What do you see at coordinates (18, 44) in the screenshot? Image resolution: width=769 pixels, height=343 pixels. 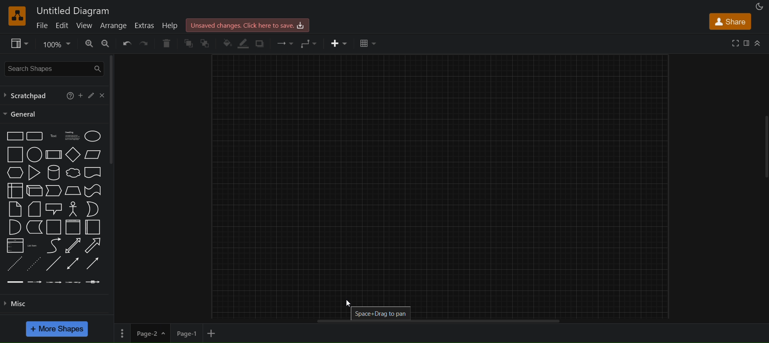 I see `view` at bounding box center [18, 44].